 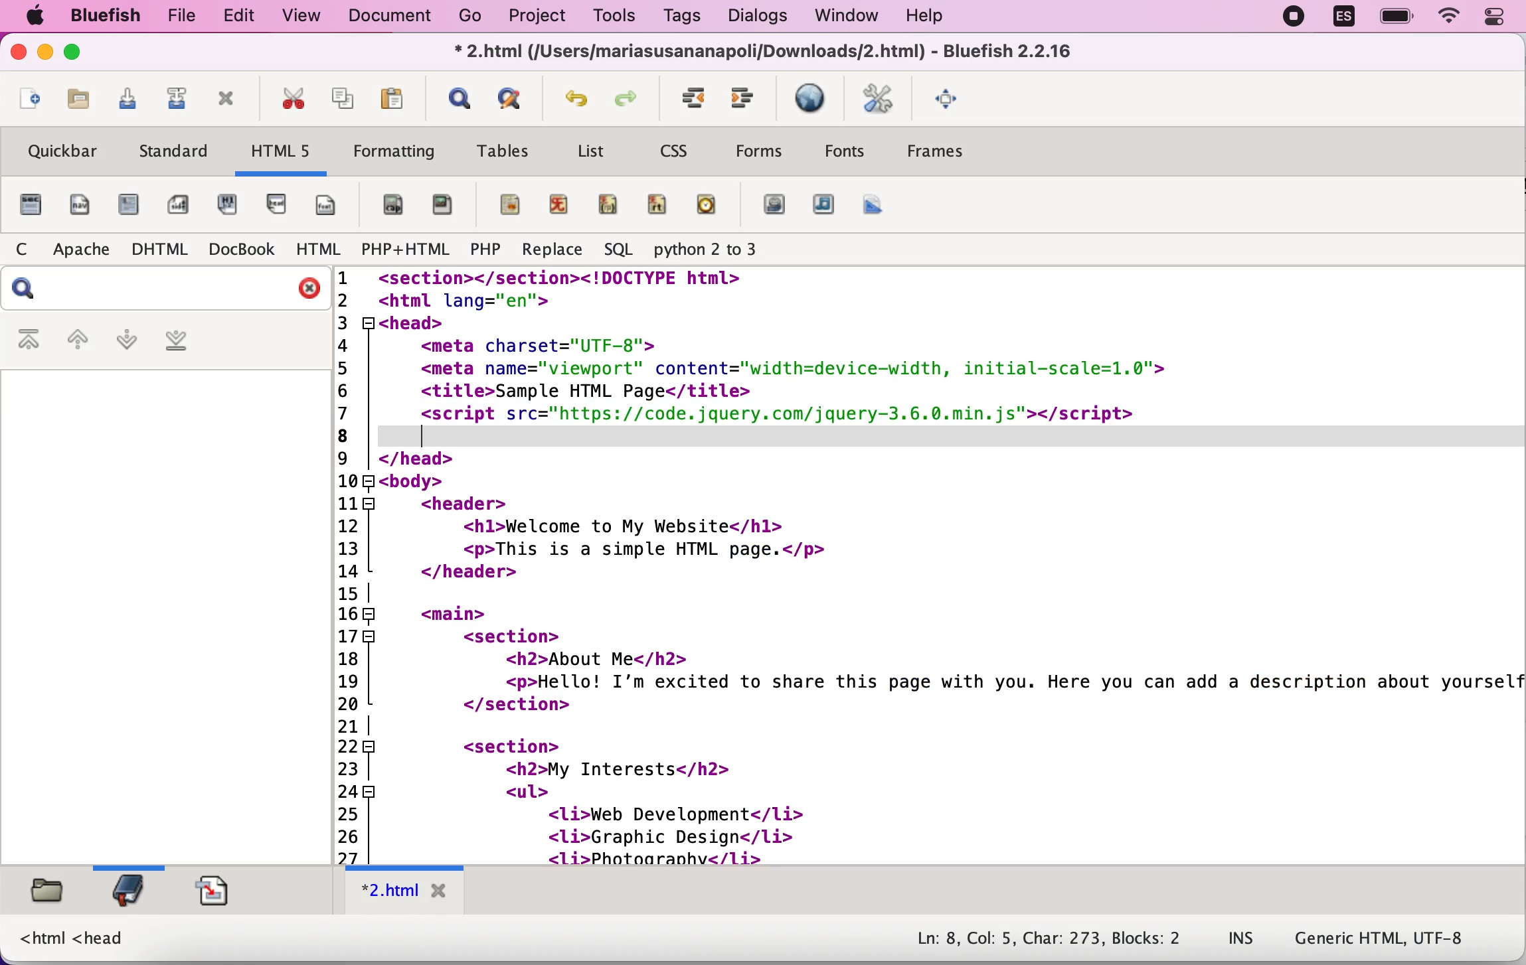 I want to click on bookmarks, so click(x=133, y=895).